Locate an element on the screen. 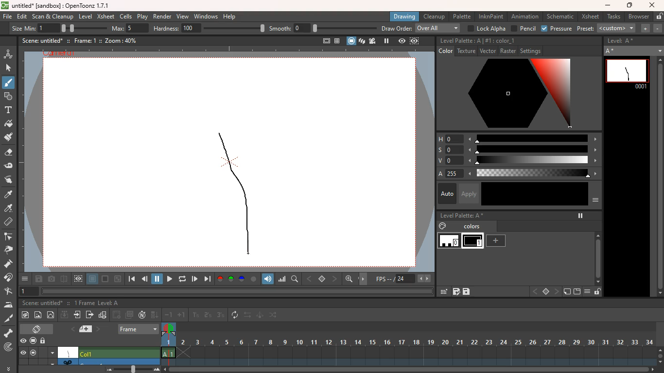  s is located at coordinates (446, 150).